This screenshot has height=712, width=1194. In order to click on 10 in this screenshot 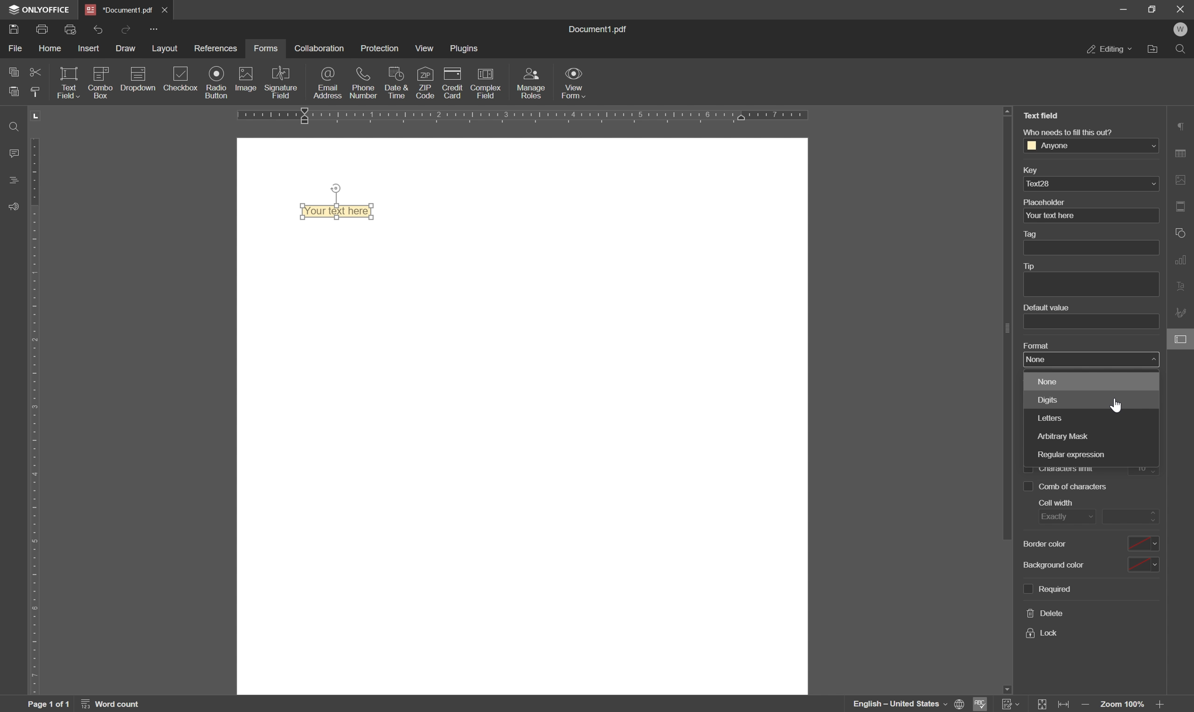, I will do `click(1146, 468)`.